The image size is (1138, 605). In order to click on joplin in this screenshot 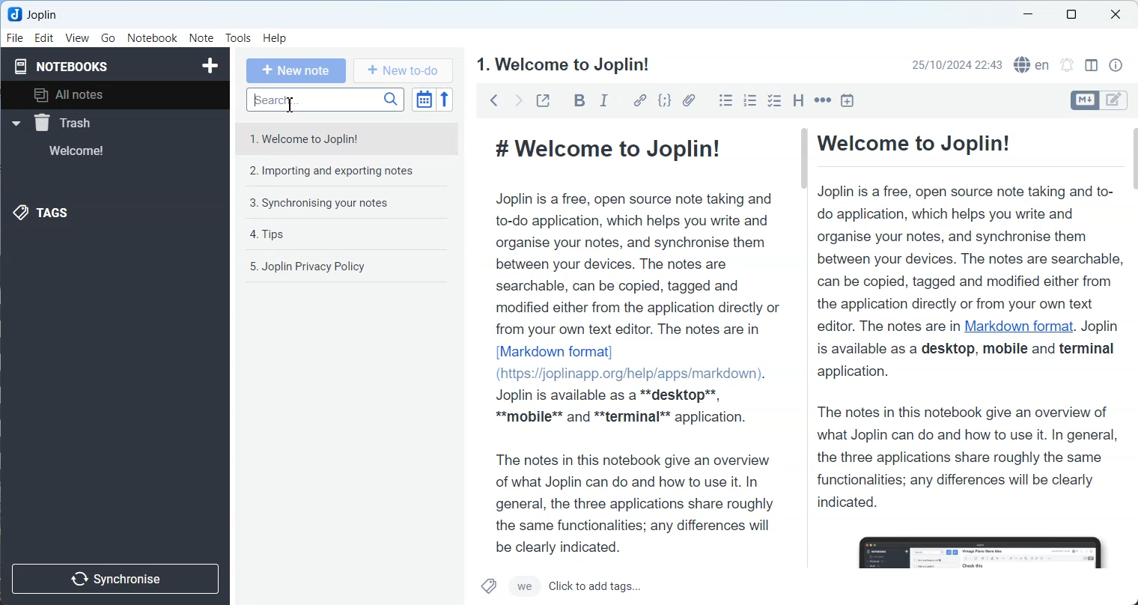, I will do `click(44, 14)`.